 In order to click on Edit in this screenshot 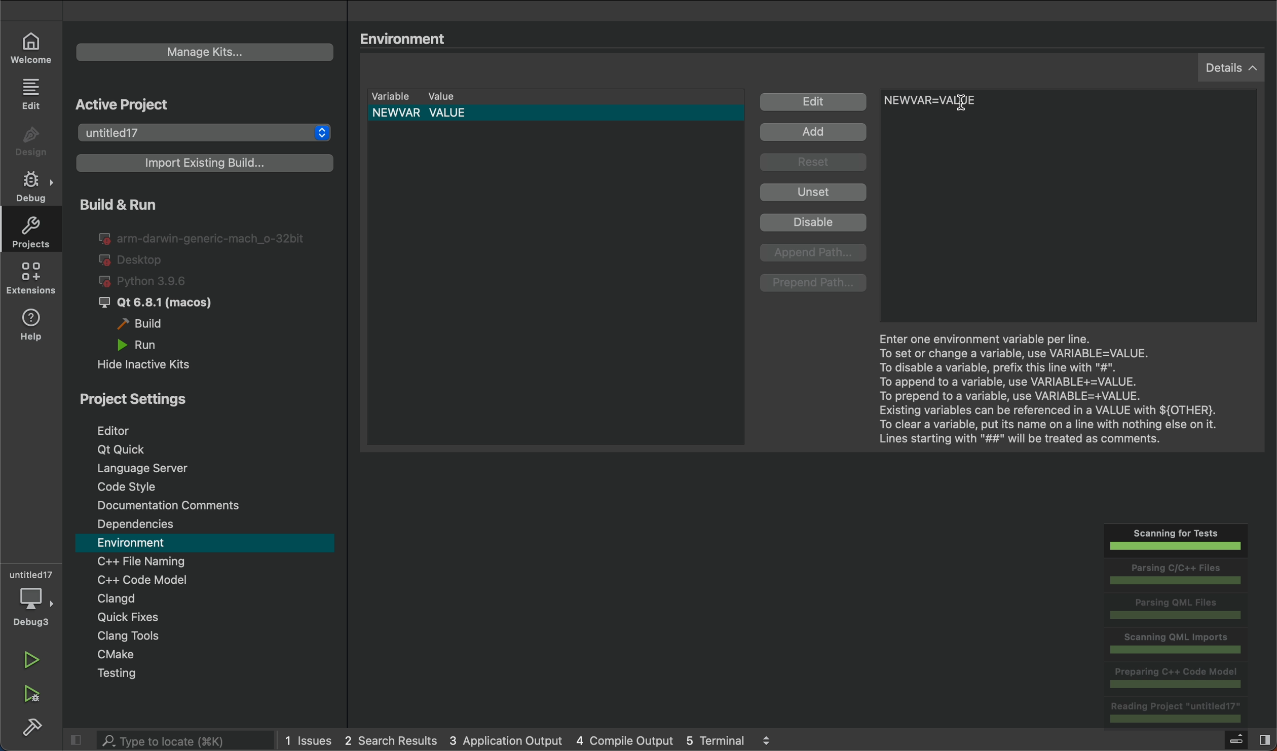, I will do `click(815, 103)`.